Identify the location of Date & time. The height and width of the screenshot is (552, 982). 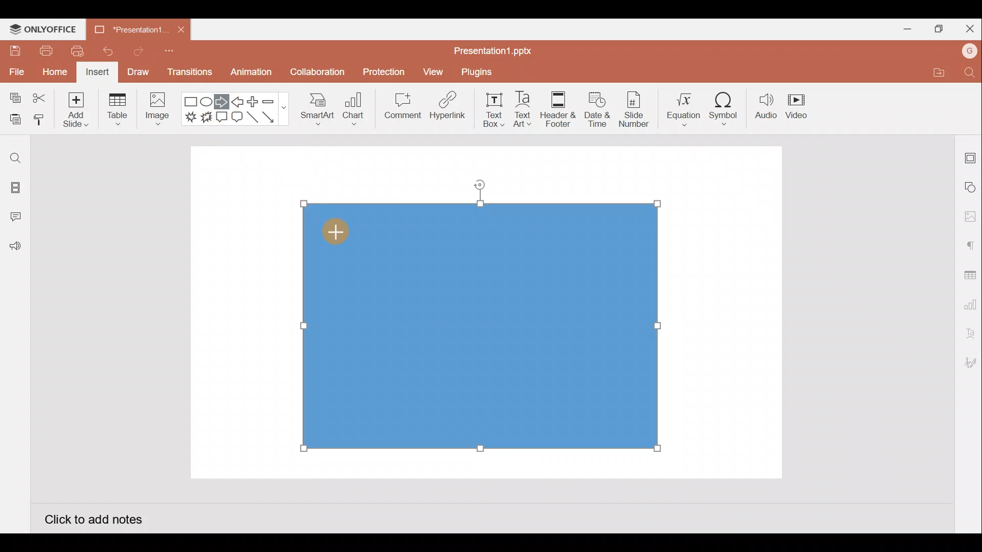
(597, 109).